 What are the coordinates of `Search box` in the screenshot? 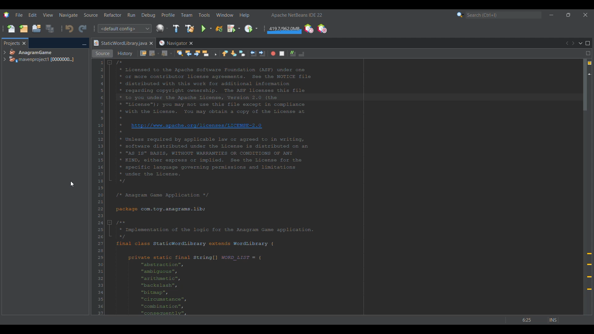 It's located at (504, 15).